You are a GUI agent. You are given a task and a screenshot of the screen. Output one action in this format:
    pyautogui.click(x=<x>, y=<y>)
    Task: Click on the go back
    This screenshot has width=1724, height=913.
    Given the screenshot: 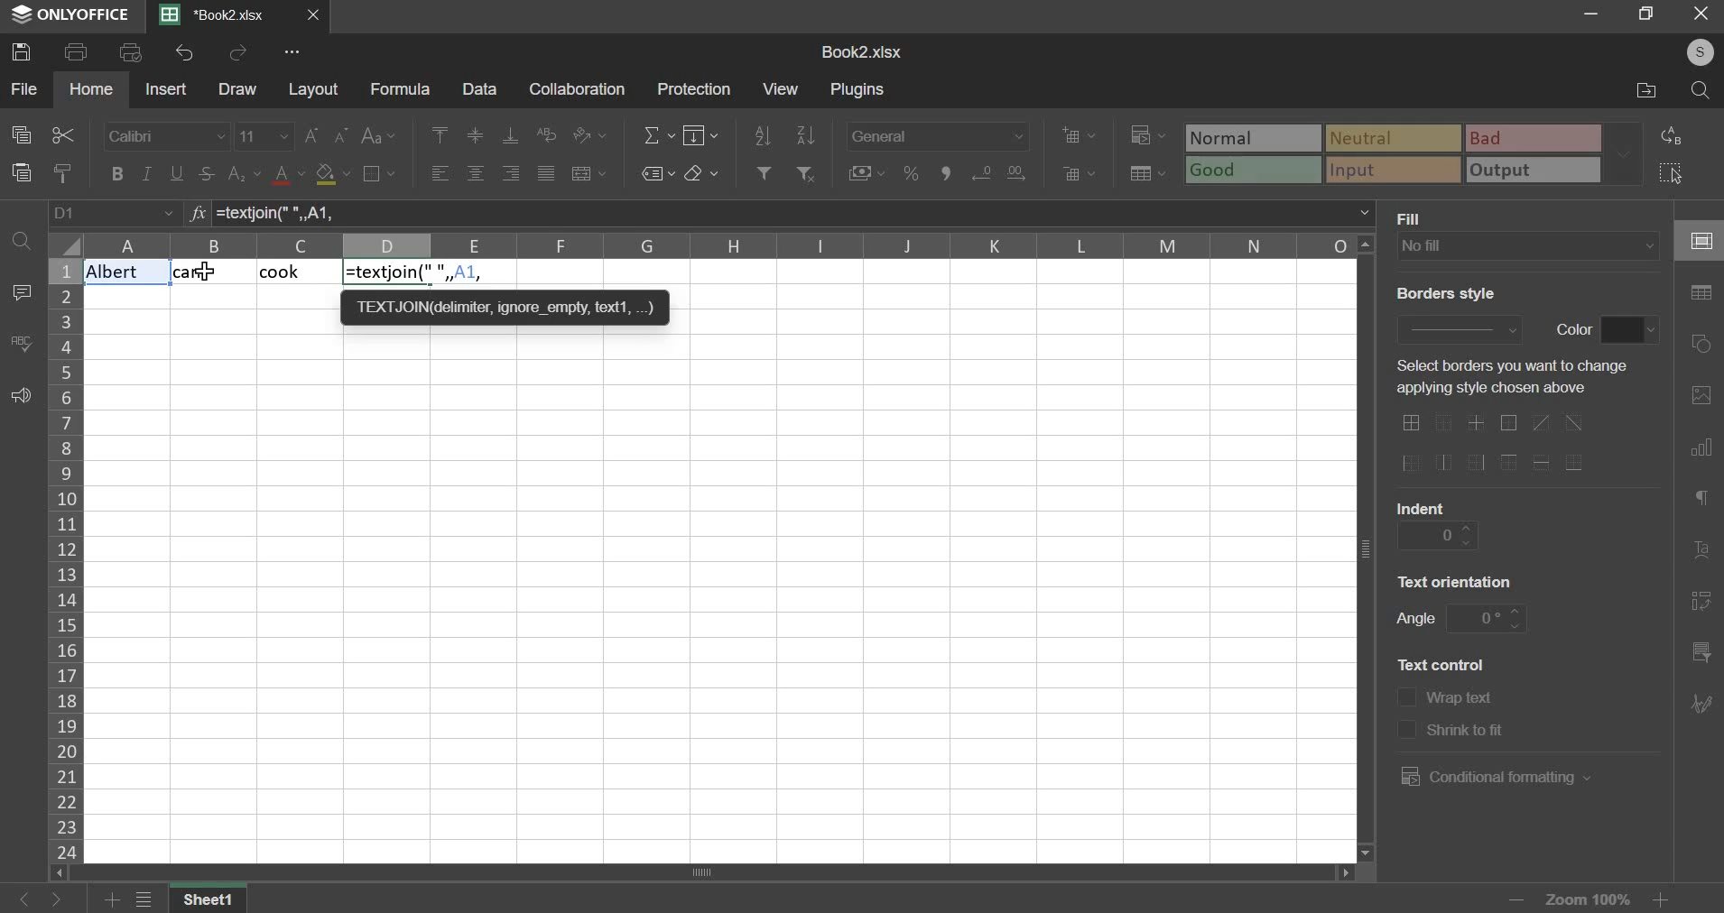 What is the action you would take?
    pyautogui.click(x=23, y=899)
    